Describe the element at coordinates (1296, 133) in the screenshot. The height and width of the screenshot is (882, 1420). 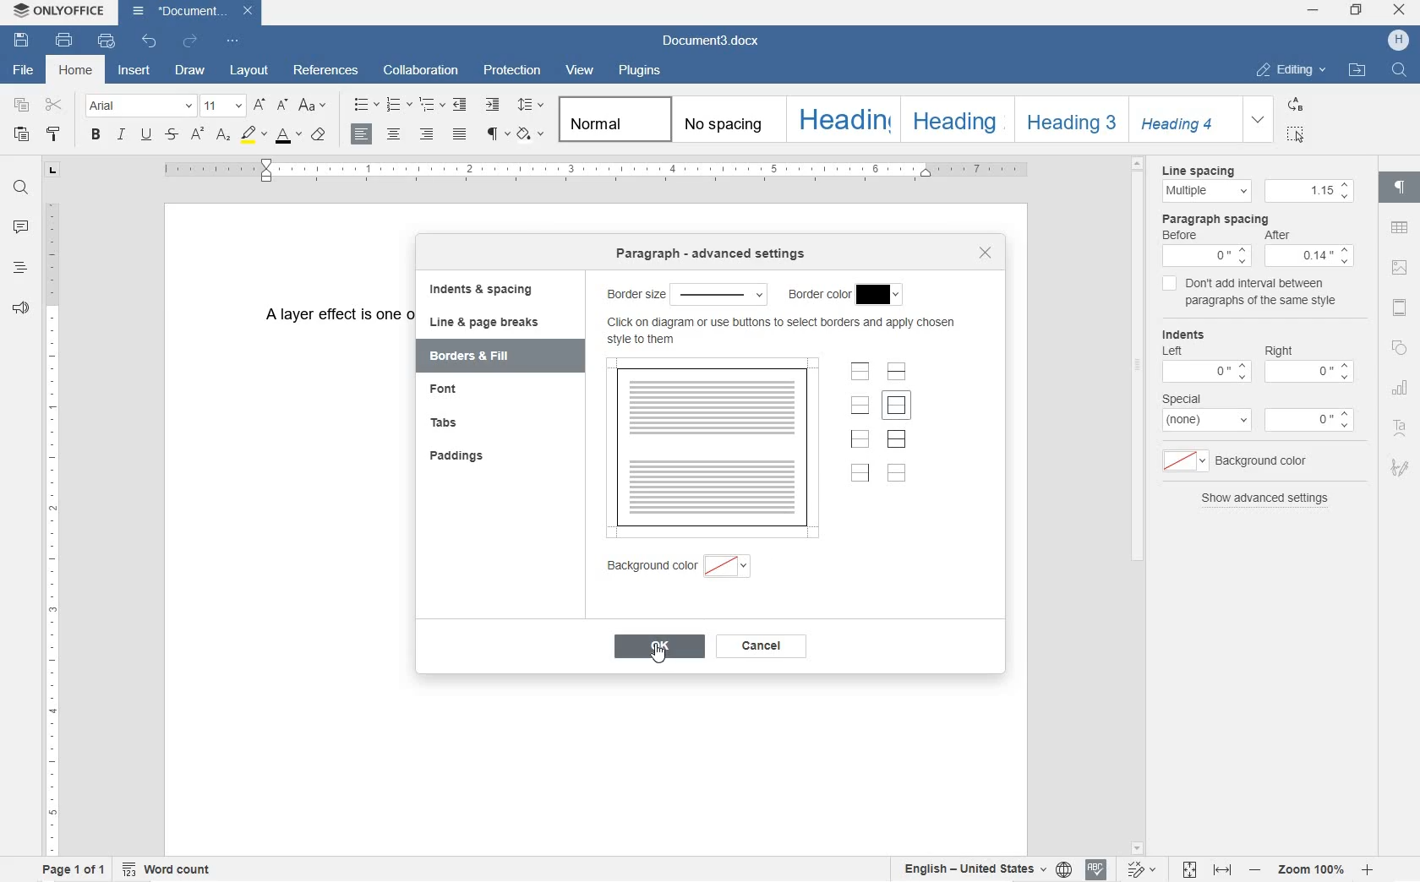
I see `SELECT ALL` at that location.